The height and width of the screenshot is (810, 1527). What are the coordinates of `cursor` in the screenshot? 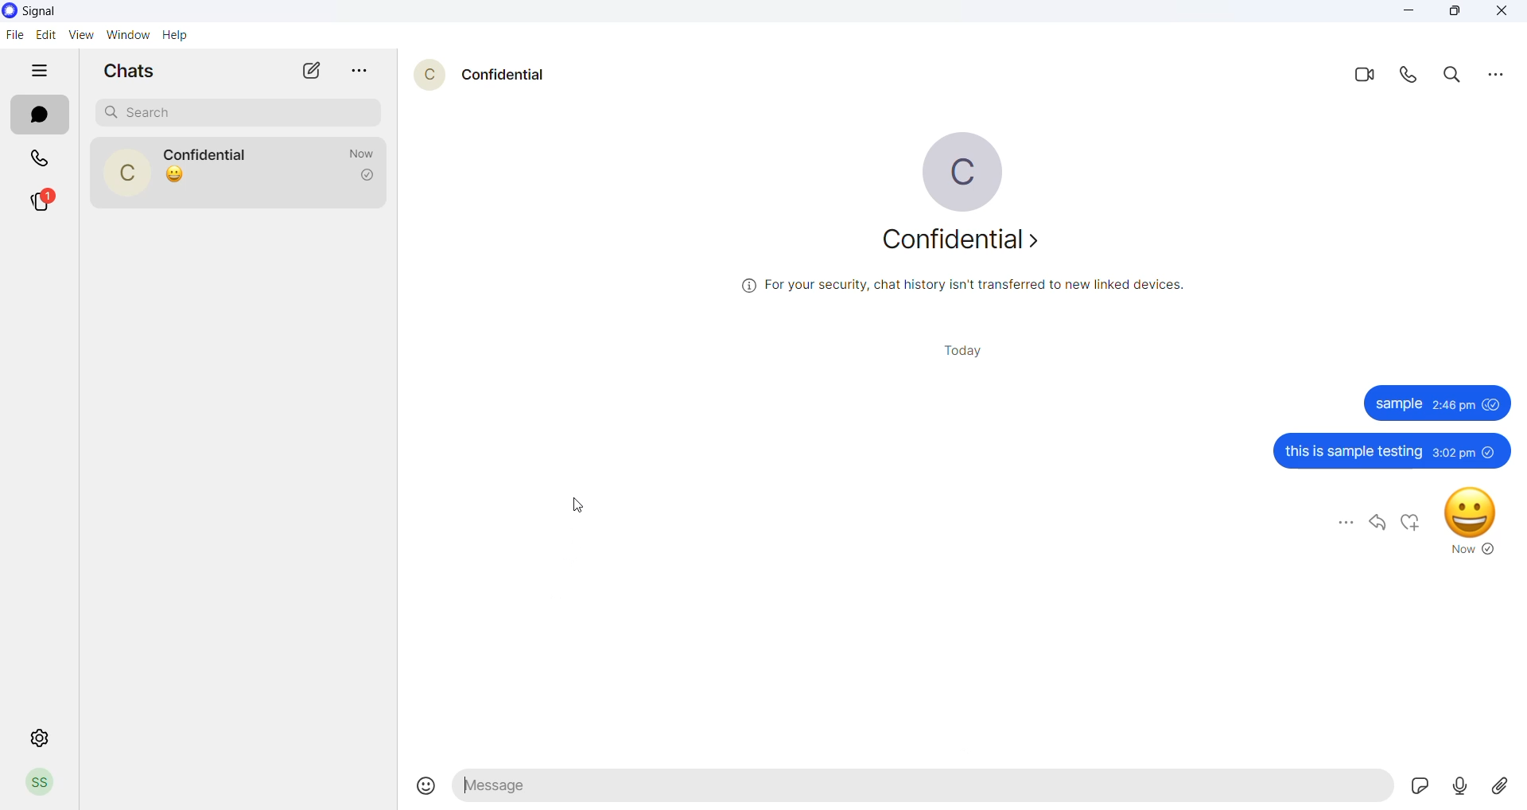 It's located at (581, 504).